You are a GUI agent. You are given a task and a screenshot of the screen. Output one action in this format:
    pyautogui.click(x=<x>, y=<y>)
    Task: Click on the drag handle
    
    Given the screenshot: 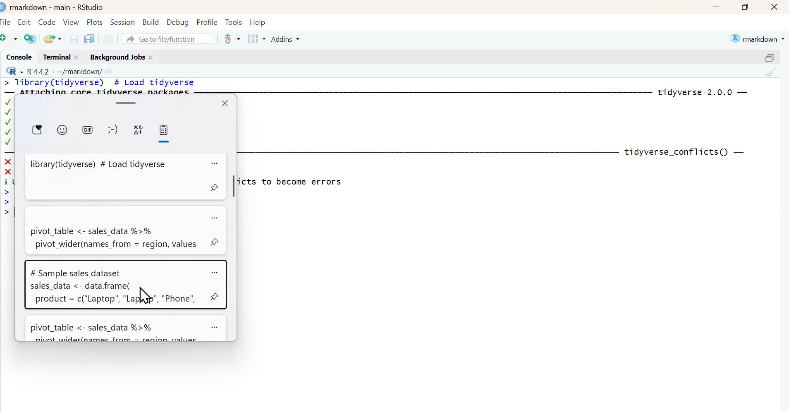 What is the action you would take?
    pyautogui.click(x=127, y=102)
    